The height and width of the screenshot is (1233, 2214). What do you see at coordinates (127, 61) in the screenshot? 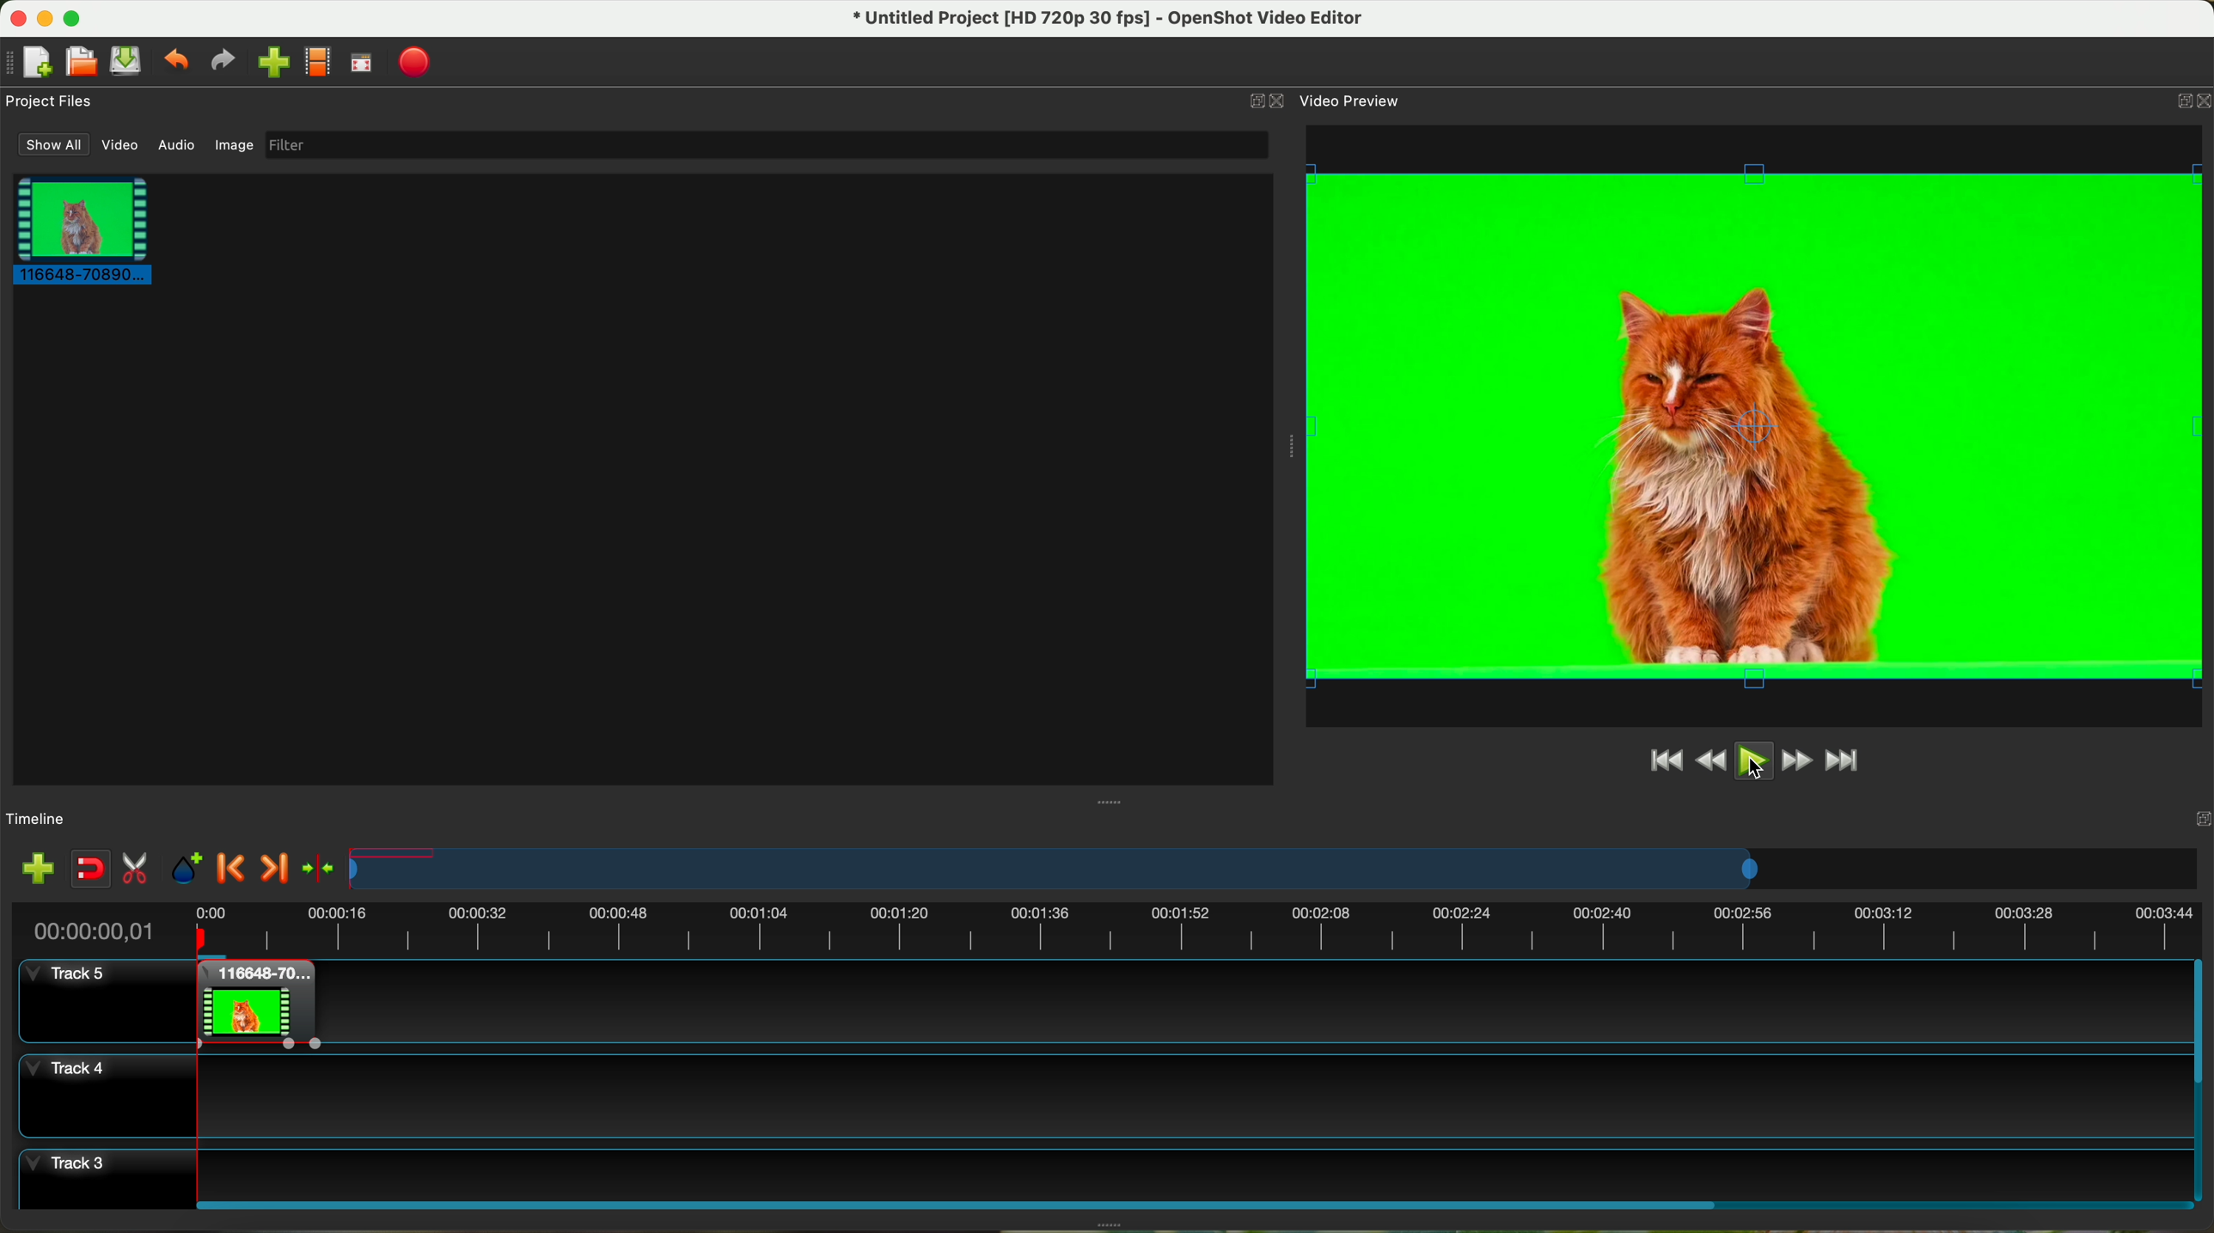
I see `save project` at bounding box center [127, 61].